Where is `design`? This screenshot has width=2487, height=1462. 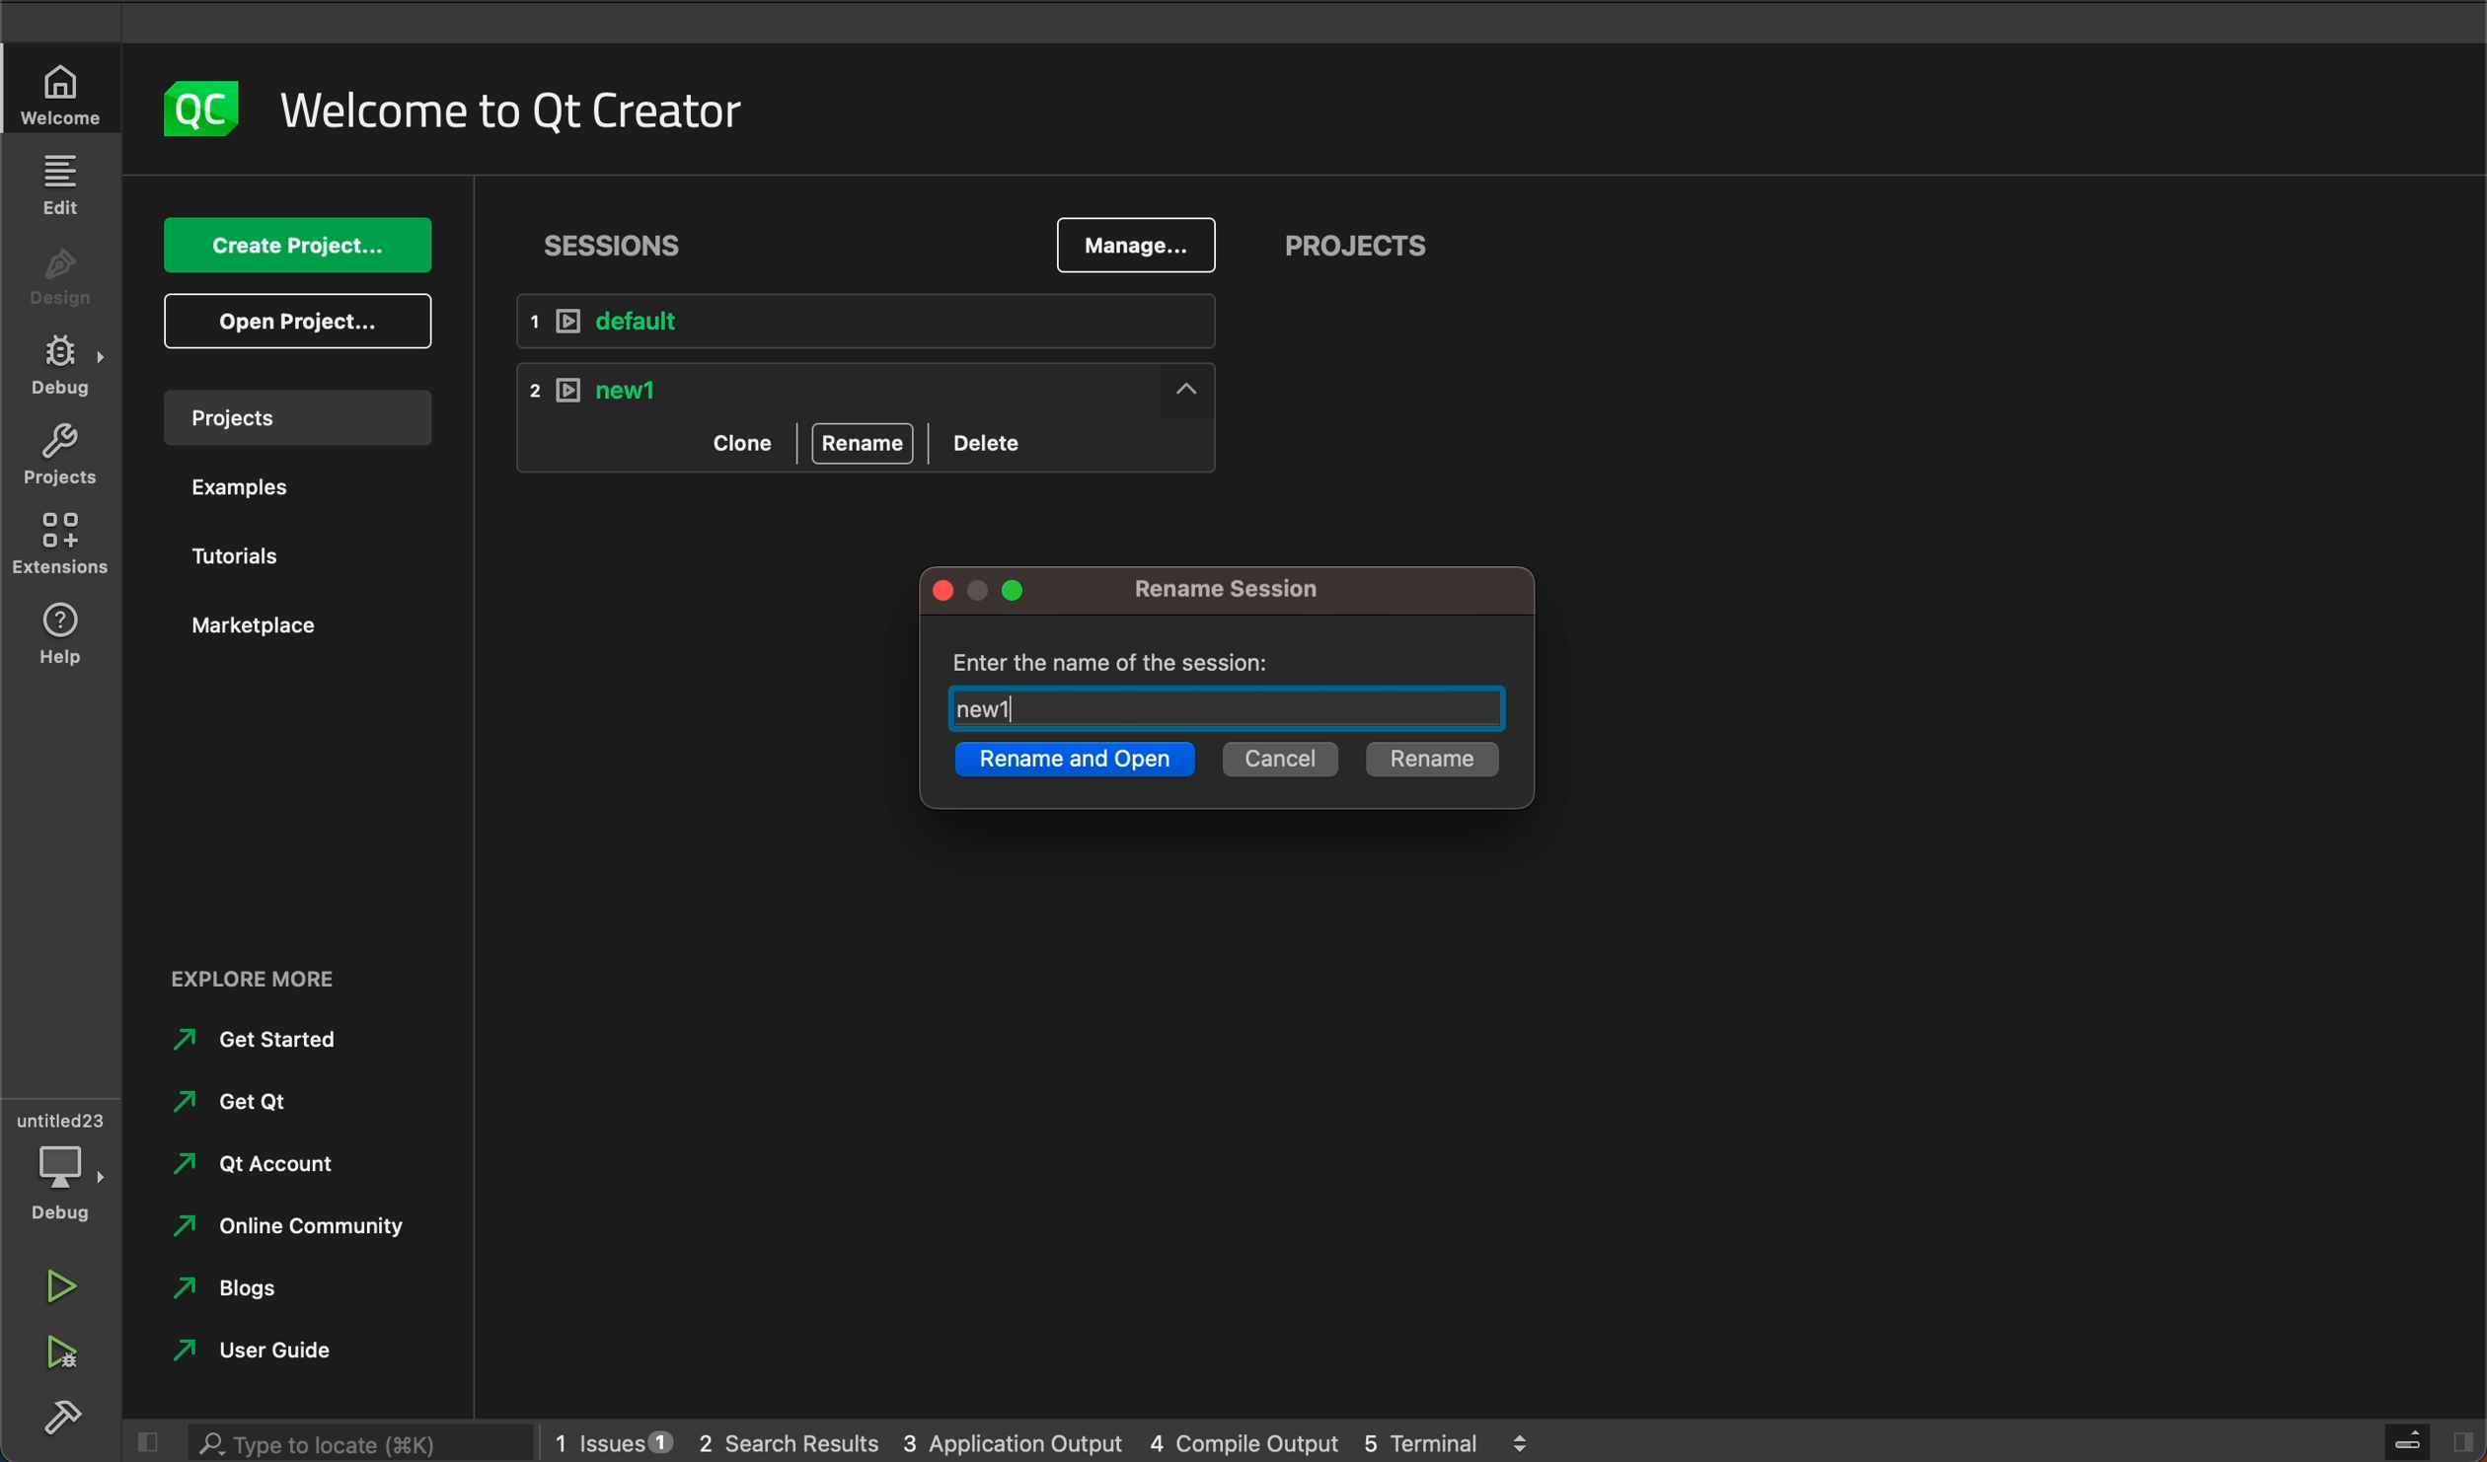 design is located at coordinates (61, 283).